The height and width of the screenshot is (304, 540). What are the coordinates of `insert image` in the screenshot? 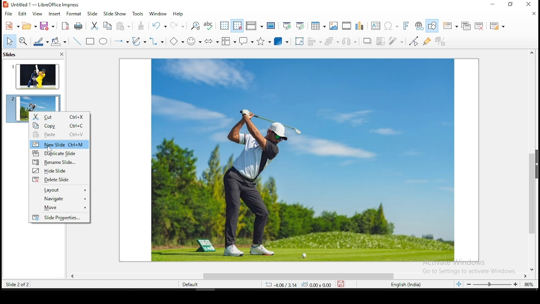 It's located at (334, 25).